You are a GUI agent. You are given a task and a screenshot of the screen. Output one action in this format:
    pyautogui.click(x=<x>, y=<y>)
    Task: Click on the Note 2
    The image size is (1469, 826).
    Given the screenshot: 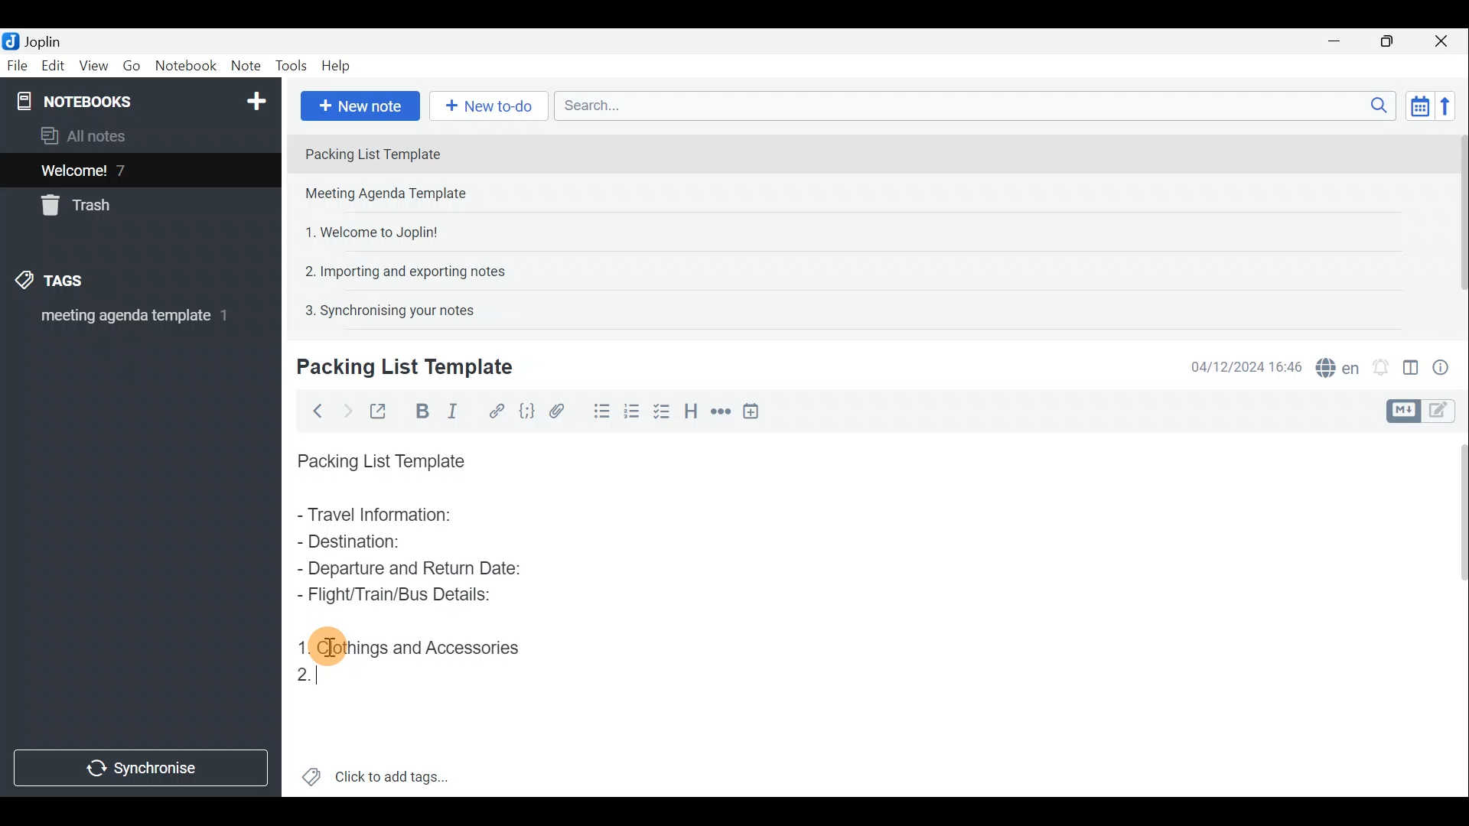 What is the action you would take?
    pyautogui.click(x=401, y=195)
    